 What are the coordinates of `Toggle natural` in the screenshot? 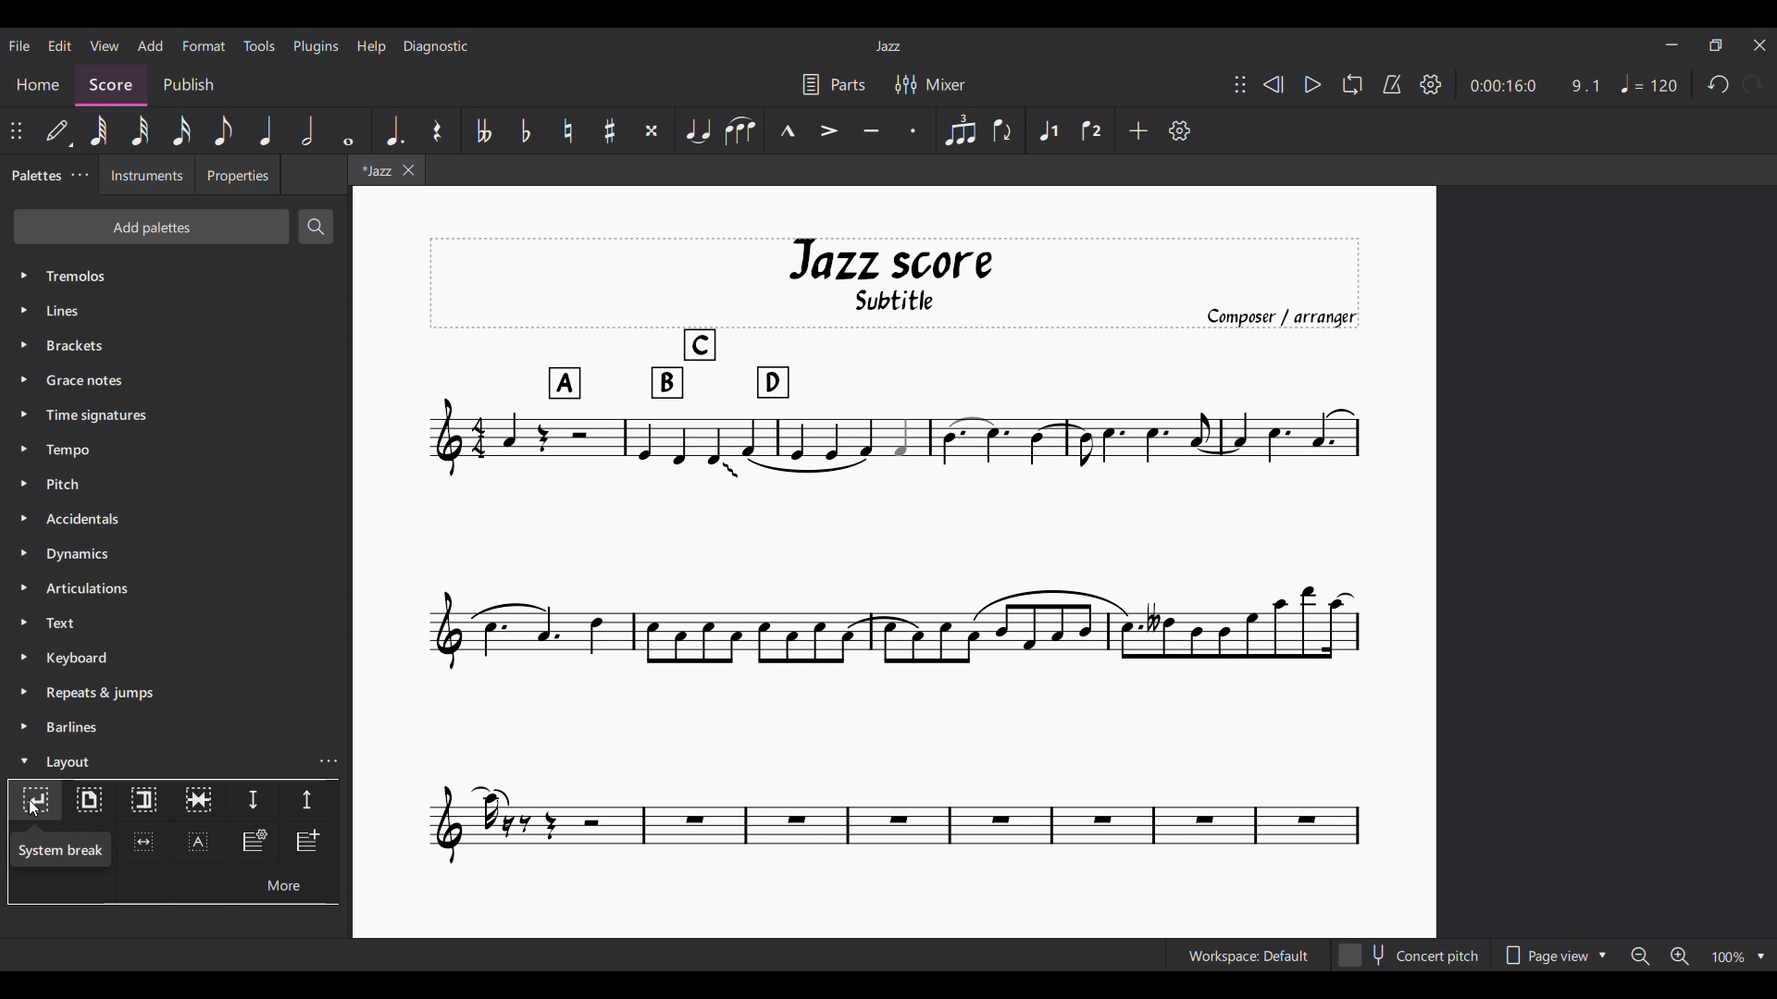 It's located at (568, 130).